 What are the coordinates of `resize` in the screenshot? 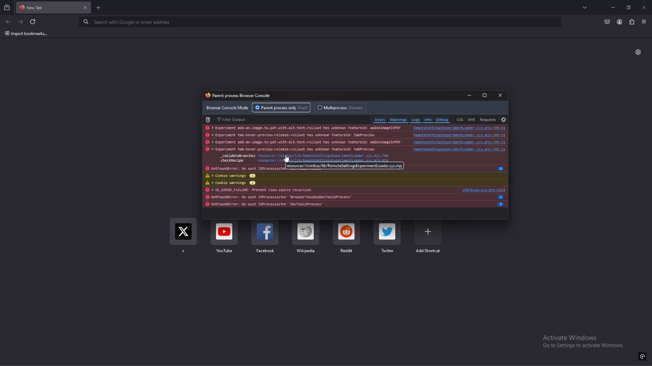 It's located at (629, 7).